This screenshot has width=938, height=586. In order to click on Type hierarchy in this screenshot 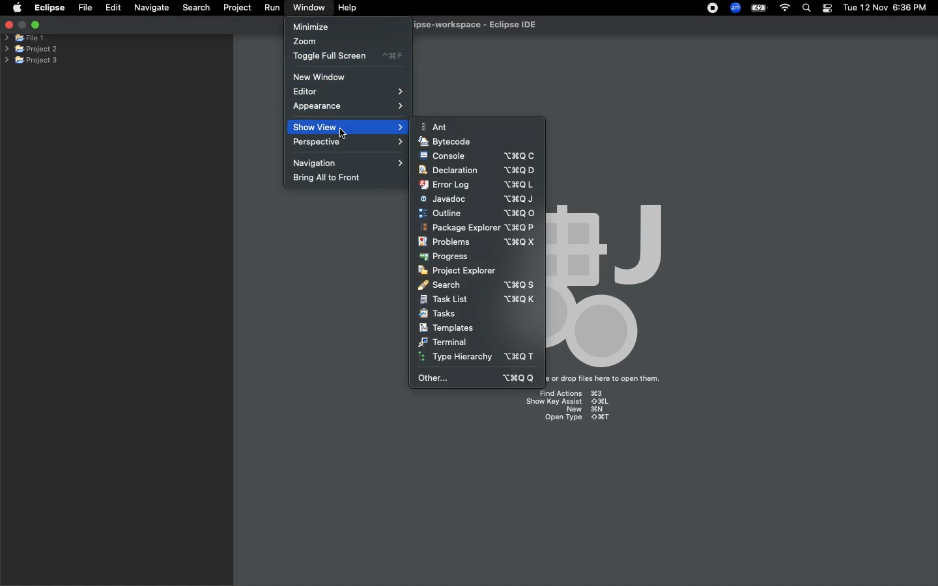, I will do `click(480, 358)`.